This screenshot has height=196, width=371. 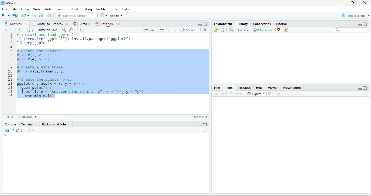 What do you see at coordinates (149, 30) in the screenshot?
I see `Run` at bounding box center [149, 30].